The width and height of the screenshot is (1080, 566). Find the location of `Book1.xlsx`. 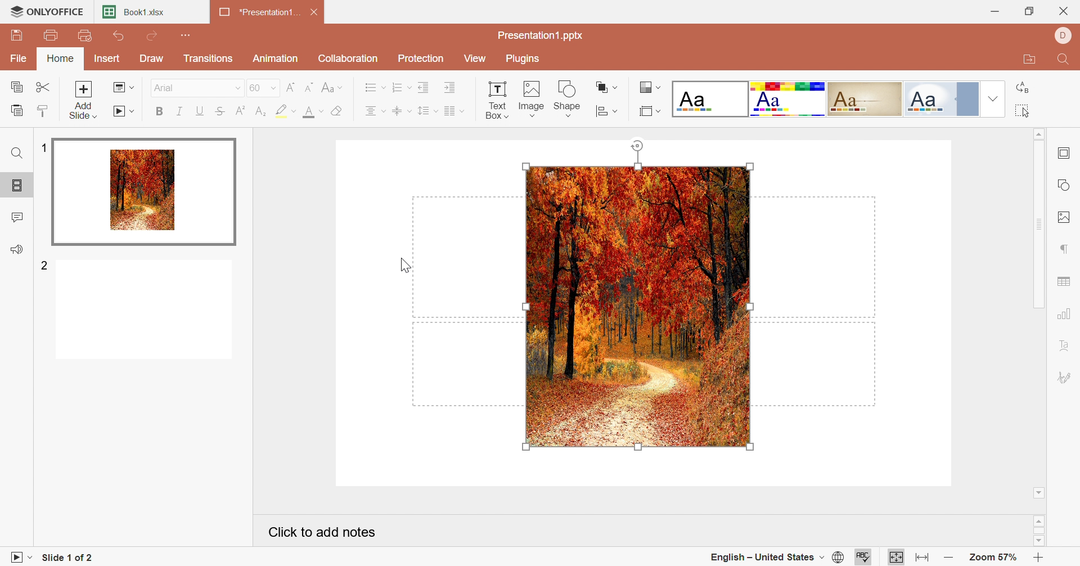

Book1.xlsx is located at coordinates (138, 11).